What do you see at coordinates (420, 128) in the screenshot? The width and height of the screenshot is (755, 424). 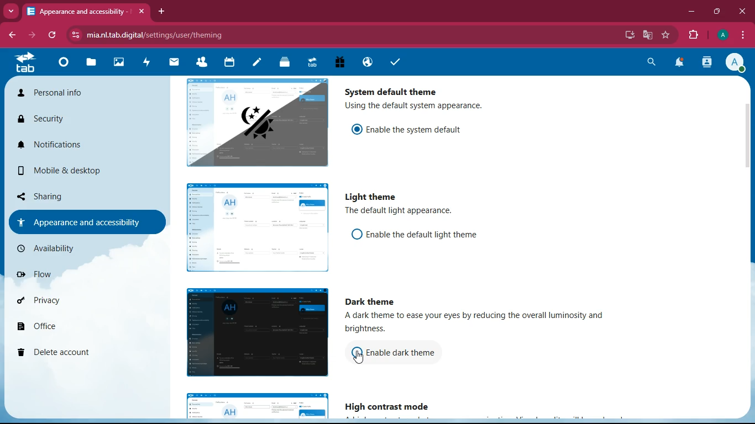 I see `enable` at bounding box center [420, 128].